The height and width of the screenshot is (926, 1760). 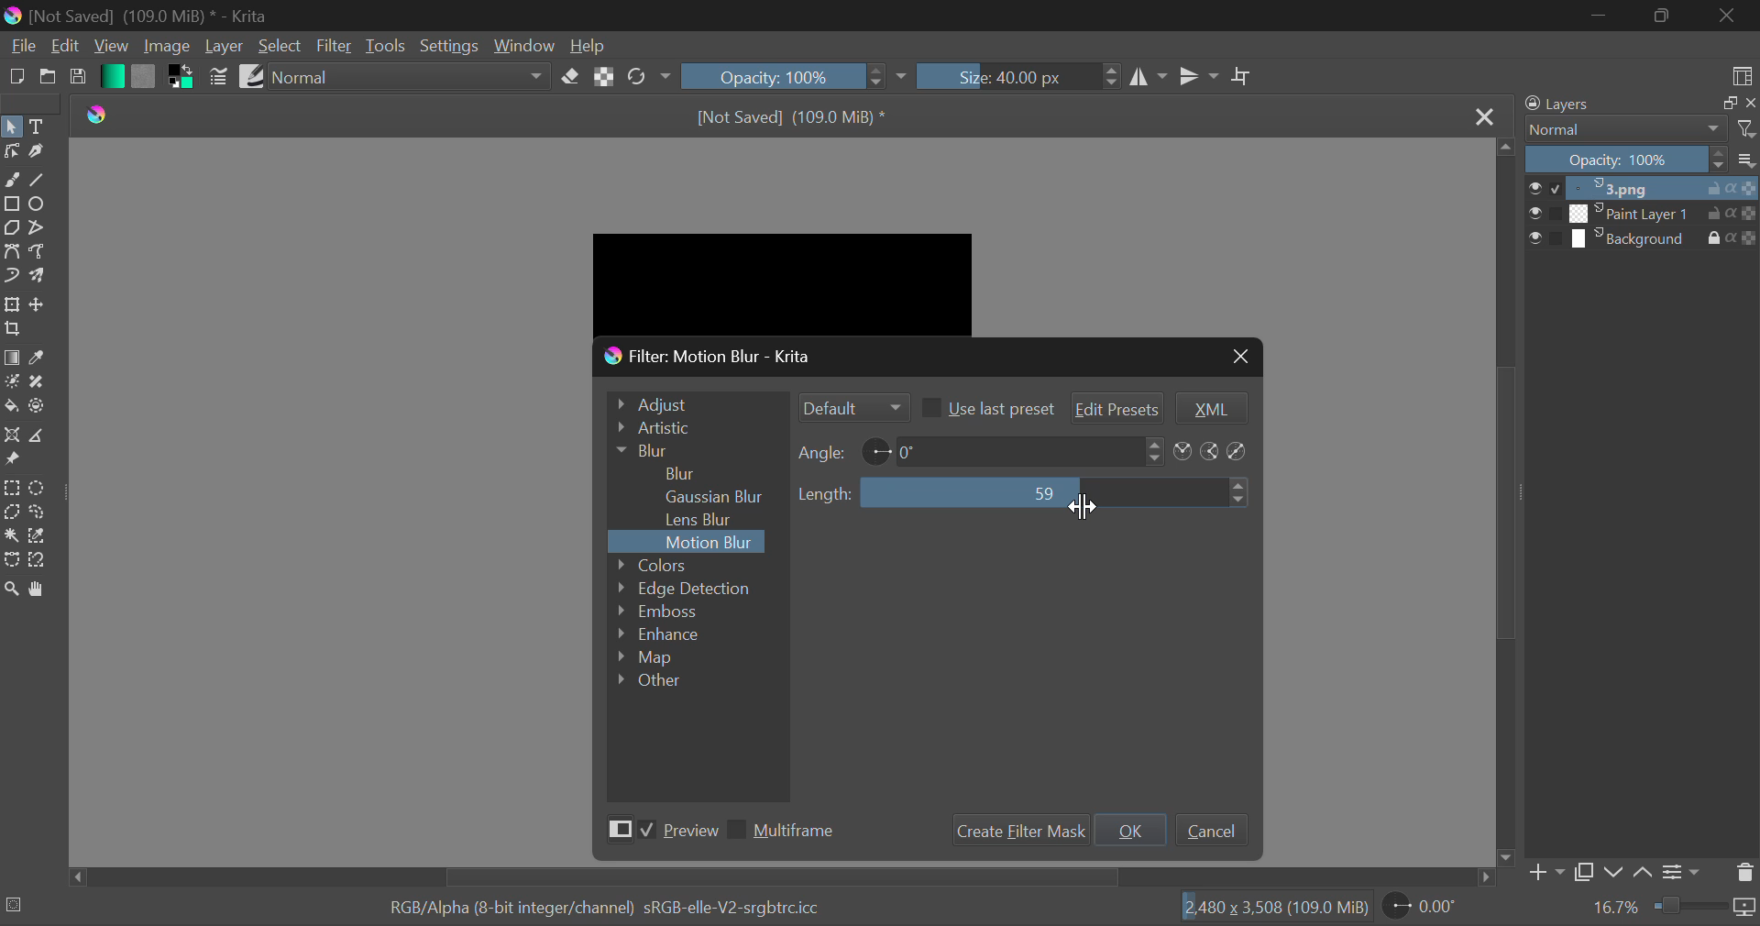 What do you see at coordinates (686, 588) in the screenshot?
I see `Edge Detection` at bounding box center [686, 588].